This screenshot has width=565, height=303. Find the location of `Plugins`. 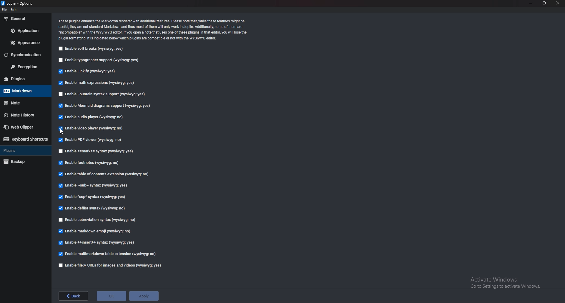

Plugins is located at coordinates (22, 79).